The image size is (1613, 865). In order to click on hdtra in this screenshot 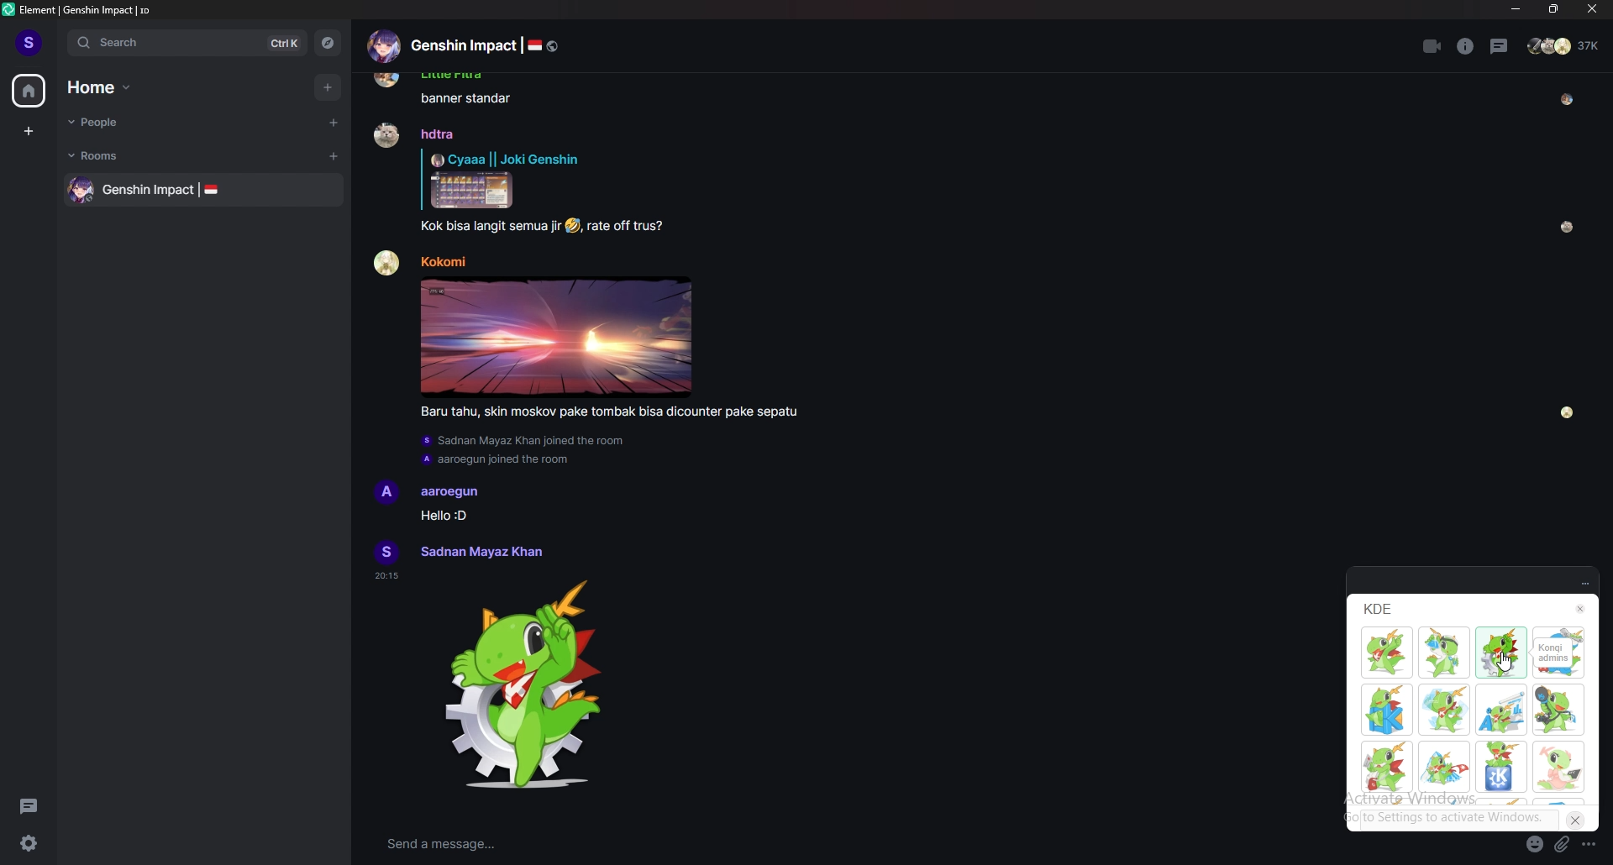, I will do `click(438, 134)`.